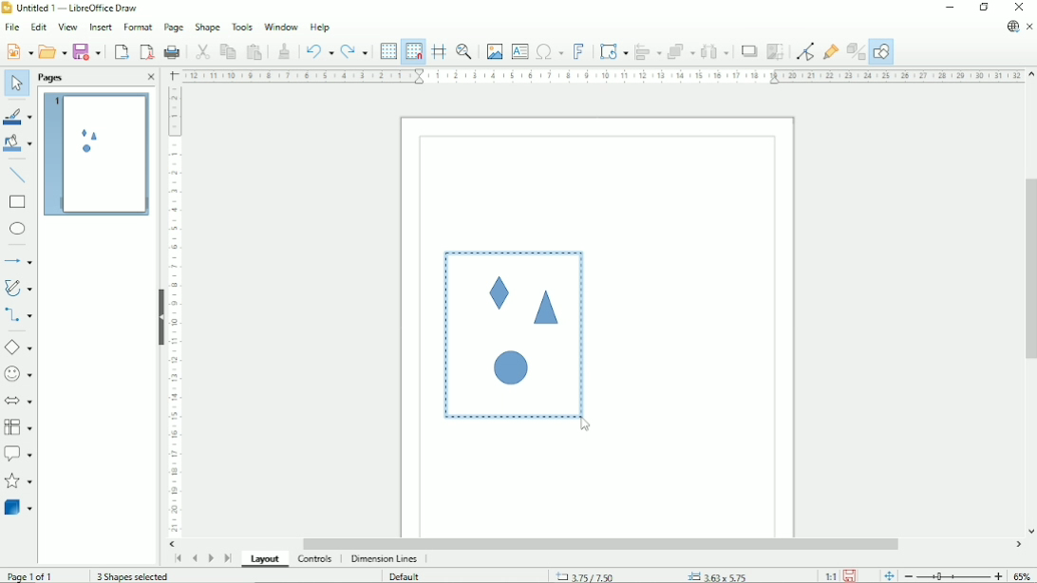  I want to click on Horizontal scale, so click(602, 76).